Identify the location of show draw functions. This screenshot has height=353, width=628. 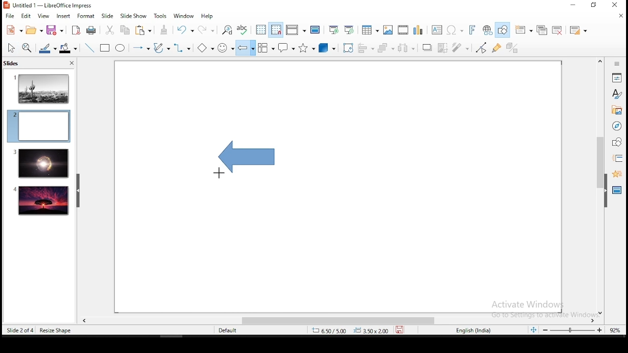
(503, 30).